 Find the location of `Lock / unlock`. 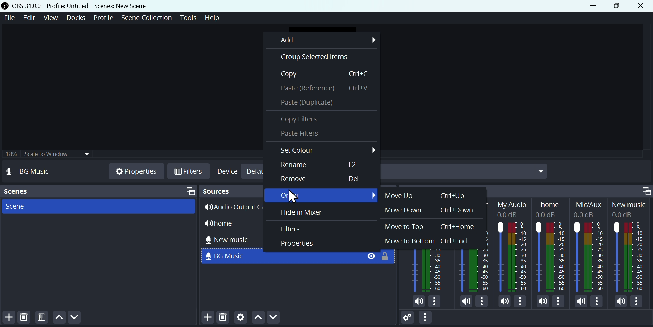

Lock / unlock is located at coordinates (387, 256).